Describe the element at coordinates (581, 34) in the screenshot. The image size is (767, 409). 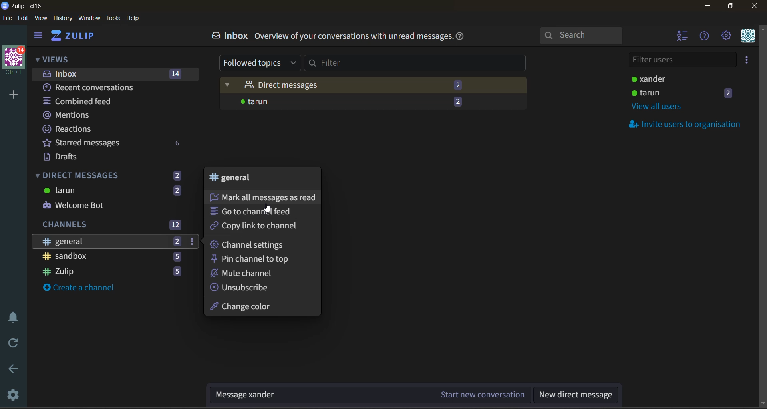
I see `search` at that location.